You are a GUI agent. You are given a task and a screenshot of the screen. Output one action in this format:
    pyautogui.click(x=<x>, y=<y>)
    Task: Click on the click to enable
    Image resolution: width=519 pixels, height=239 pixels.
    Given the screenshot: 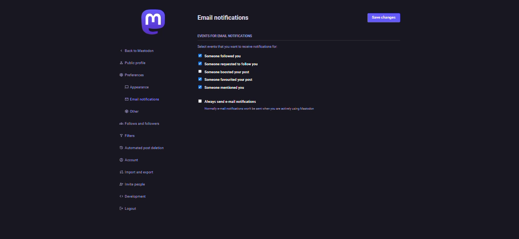 What is the action you would take?
    pyautogui.click(x=200, y=101)
    